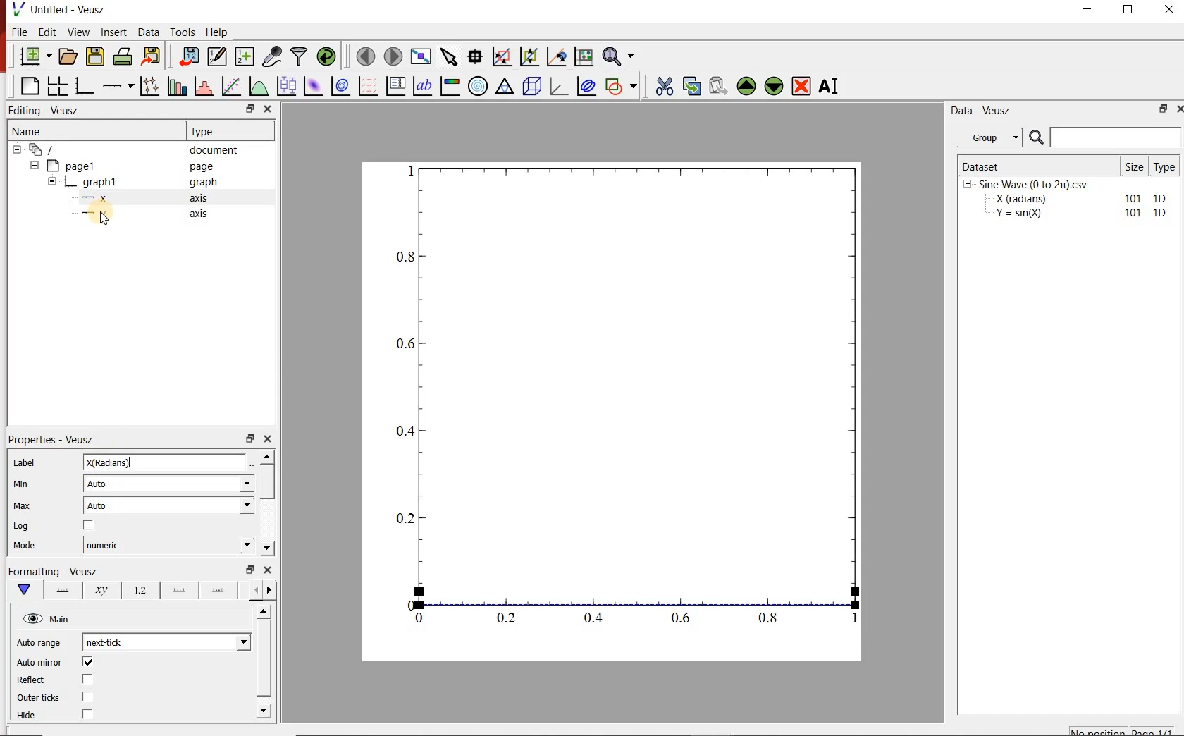 Image resolution: width=1184 pixels, height=736 pixels. What do you see at coordinates (53, 439) in the screenshot?
I see `Properties - Veusz` at bounding box center [53, 439].